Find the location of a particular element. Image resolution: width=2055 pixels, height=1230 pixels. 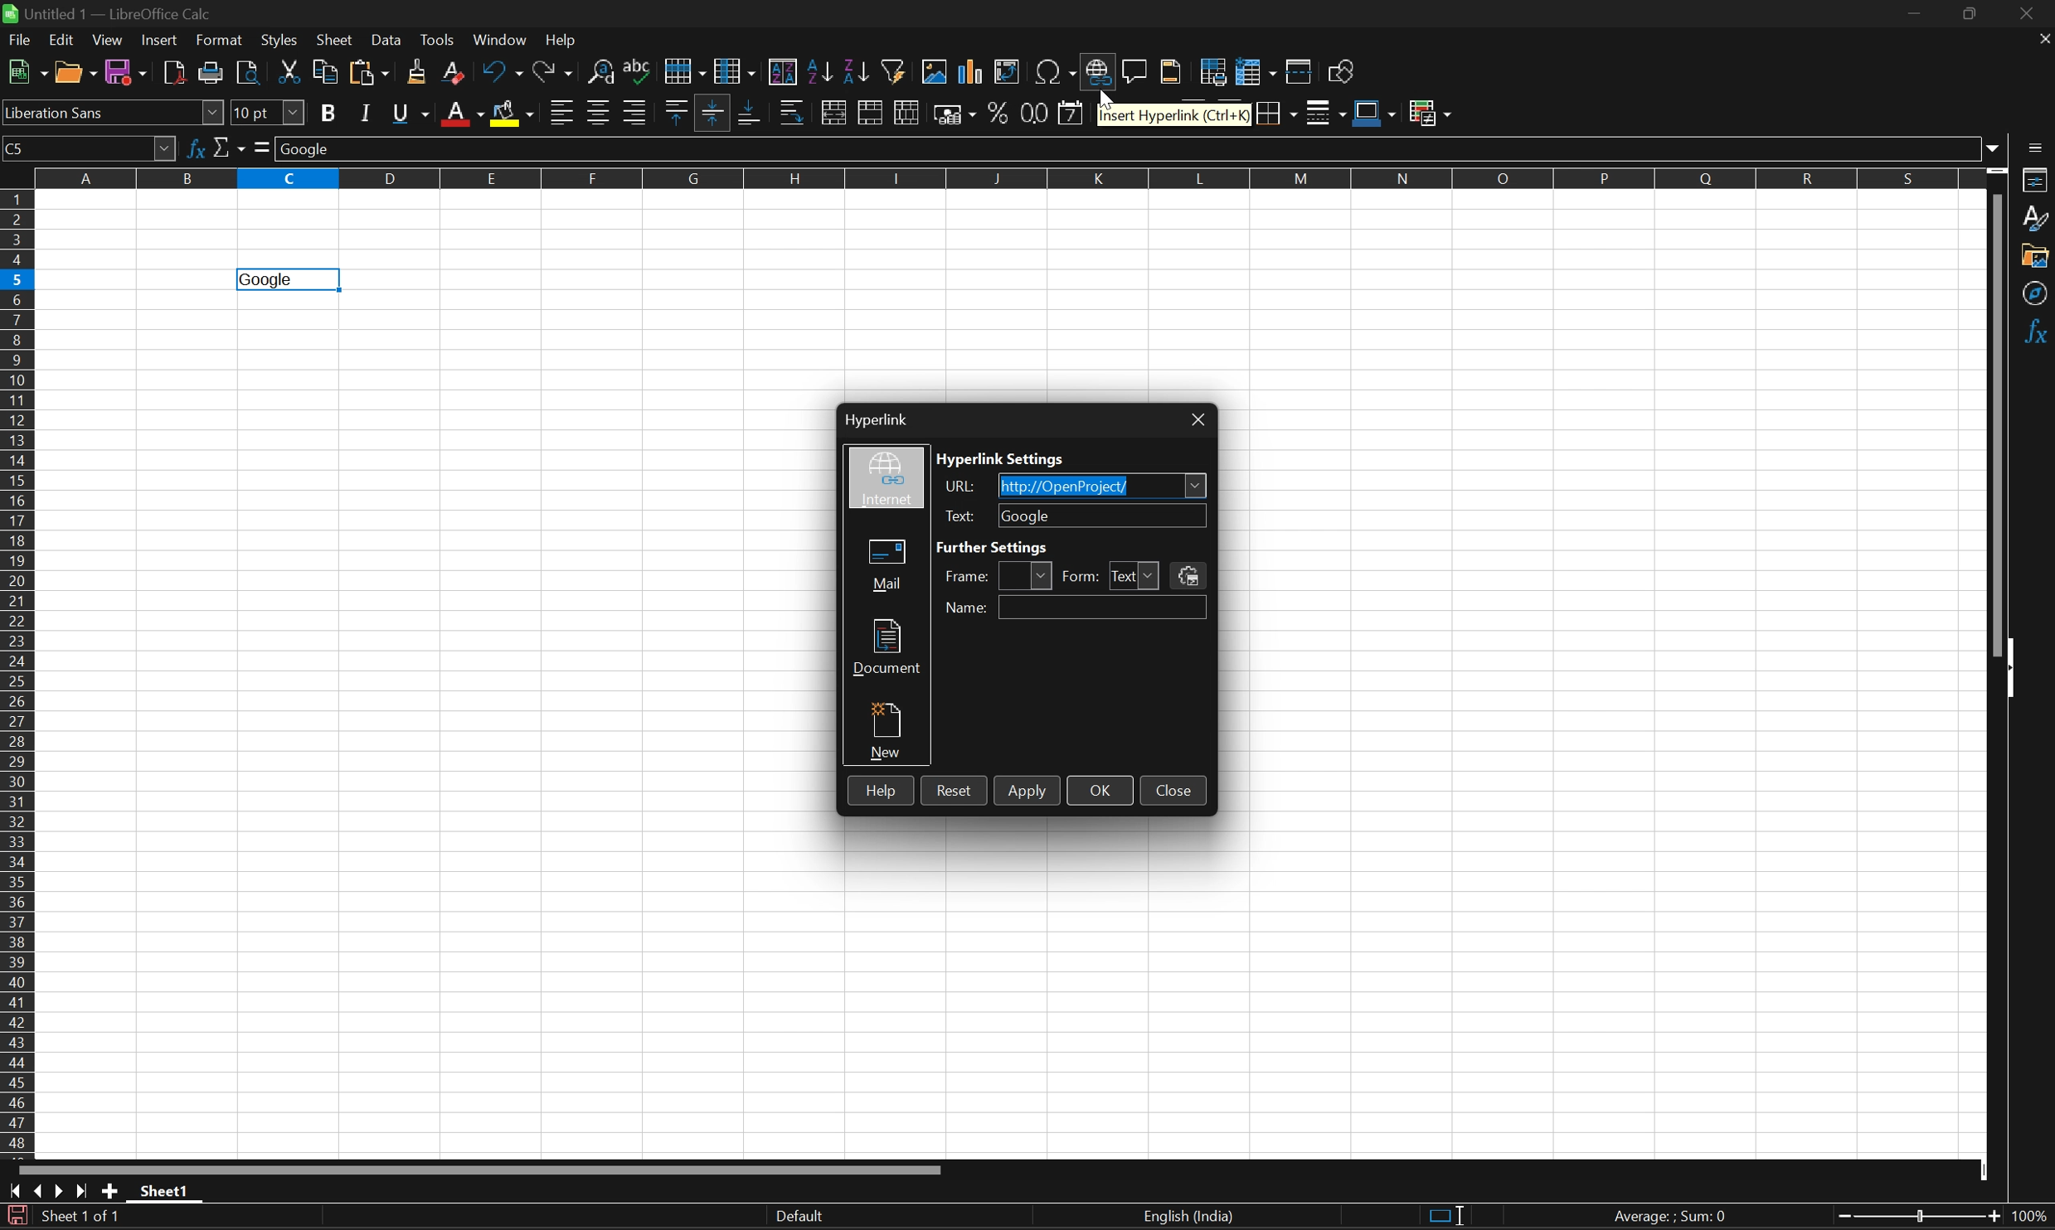

Cut is located at coordinates (291, 70).